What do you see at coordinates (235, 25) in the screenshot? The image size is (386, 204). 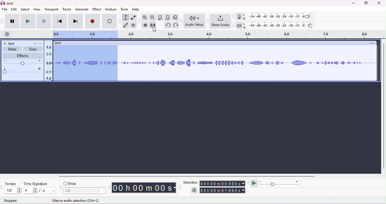 I see `playback meter tool bar` at bounding box center [235, 25].